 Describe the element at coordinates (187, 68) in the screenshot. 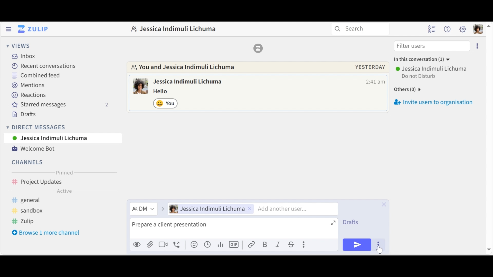

I see `Go to direct message with user` at that location.